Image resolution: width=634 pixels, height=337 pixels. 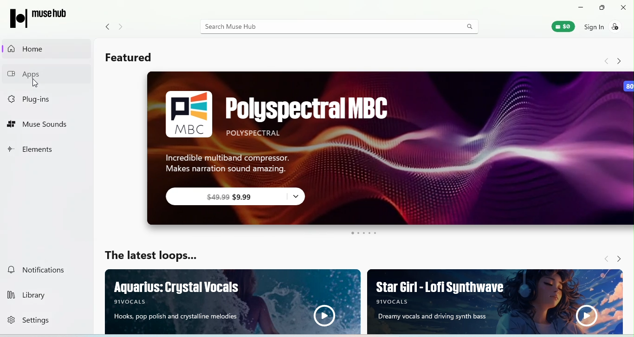 What do you see at coordinates (628, 86) in the screenshot?
I see `80` at bounding box center [628, 86].